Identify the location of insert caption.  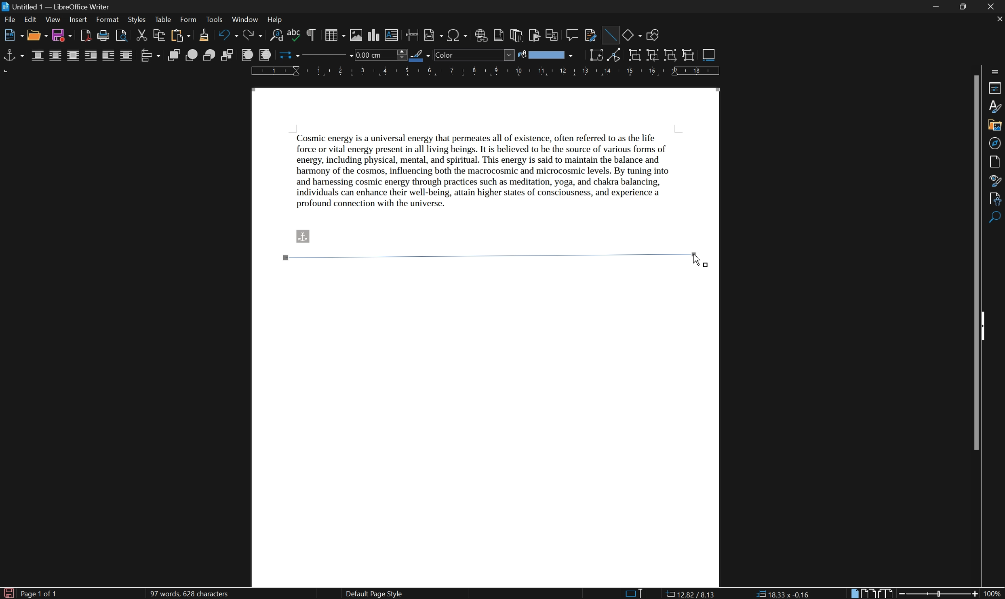
(709, 54).